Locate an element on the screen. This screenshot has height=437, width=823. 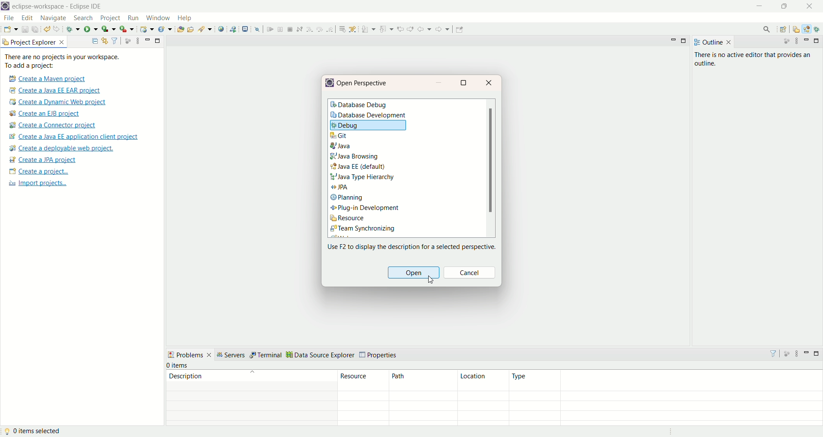
search is located at coordinates (84, 18).